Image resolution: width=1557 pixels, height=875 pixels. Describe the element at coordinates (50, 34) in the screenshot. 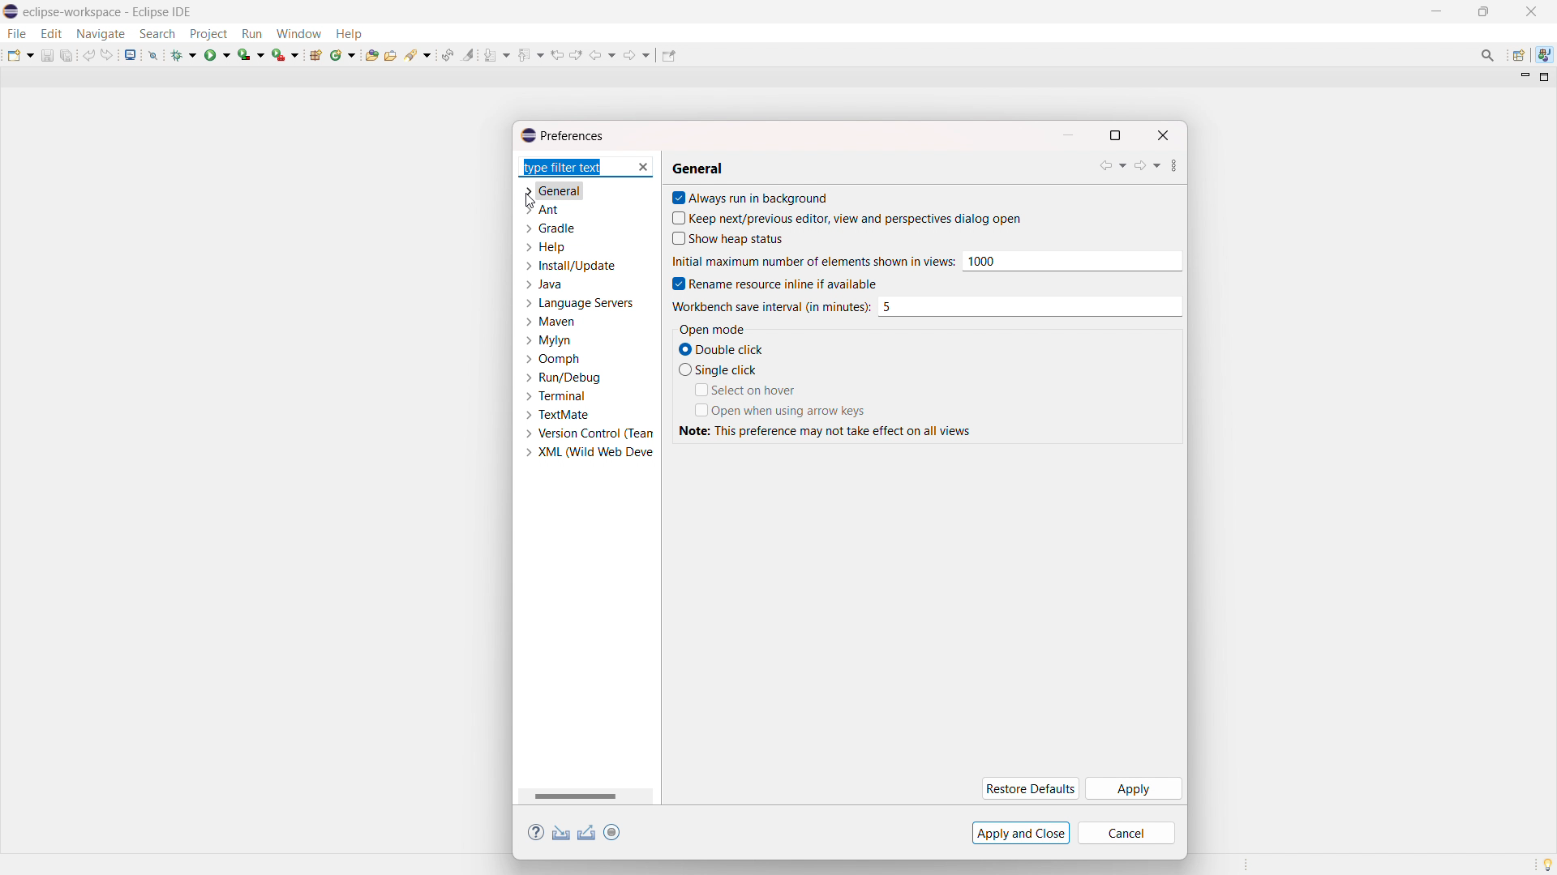

I see `edit` at that location.